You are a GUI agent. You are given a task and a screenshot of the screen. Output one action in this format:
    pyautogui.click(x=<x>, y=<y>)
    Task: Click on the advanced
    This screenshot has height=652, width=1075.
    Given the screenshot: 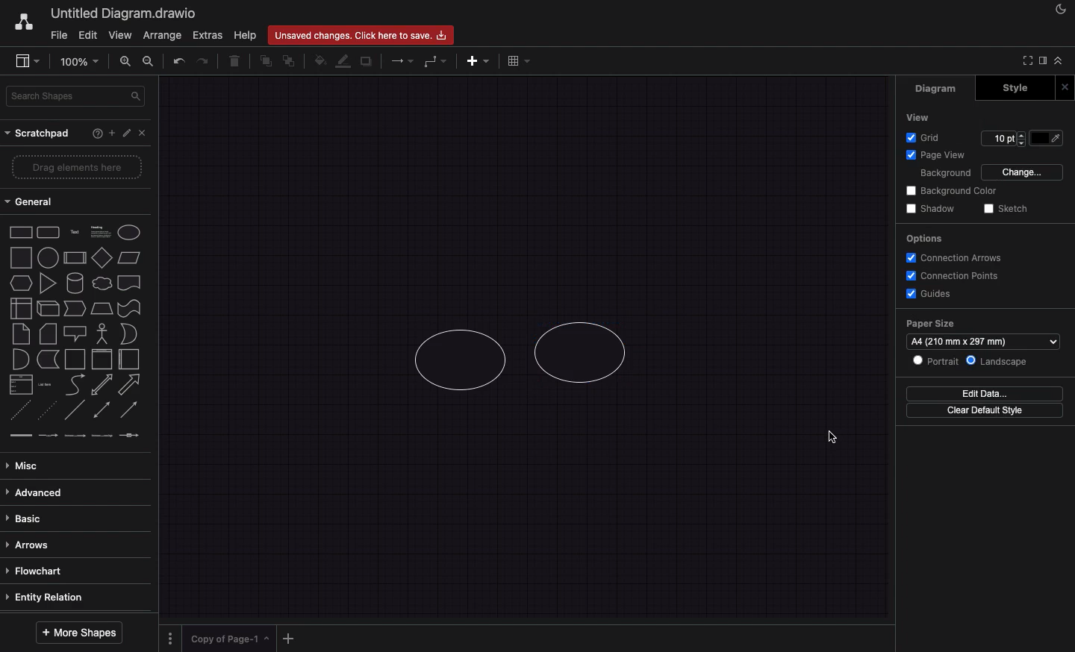 What is the action you would take?
    pyautogui.click(x=73, y=493)
    